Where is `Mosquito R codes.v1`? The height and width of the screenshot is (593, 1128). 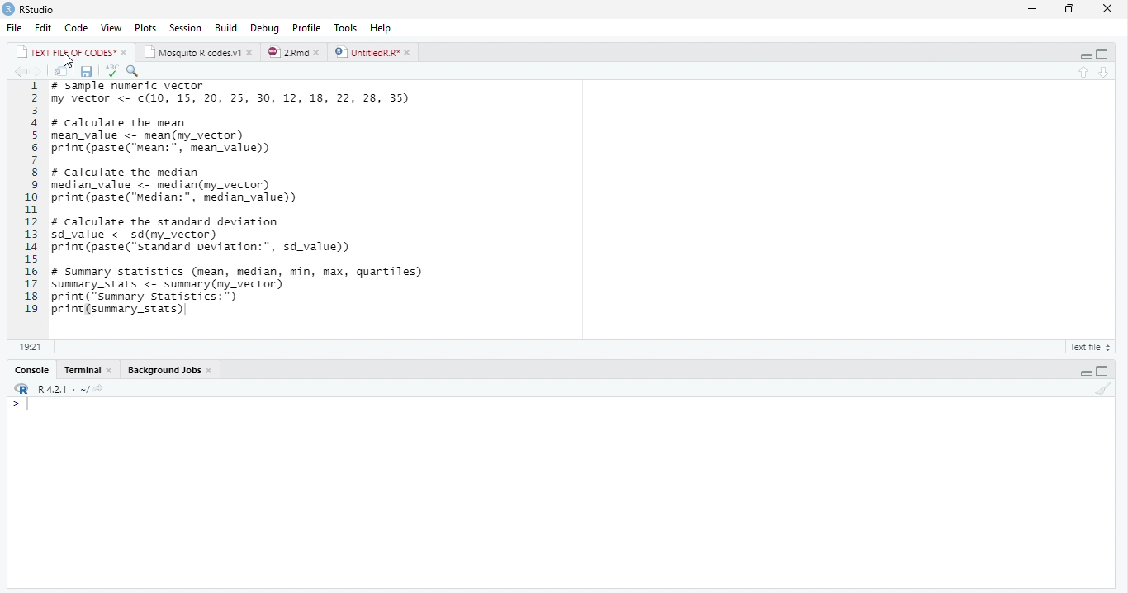 Mosquito R codes.v1 is located at coordinates (194, 53).